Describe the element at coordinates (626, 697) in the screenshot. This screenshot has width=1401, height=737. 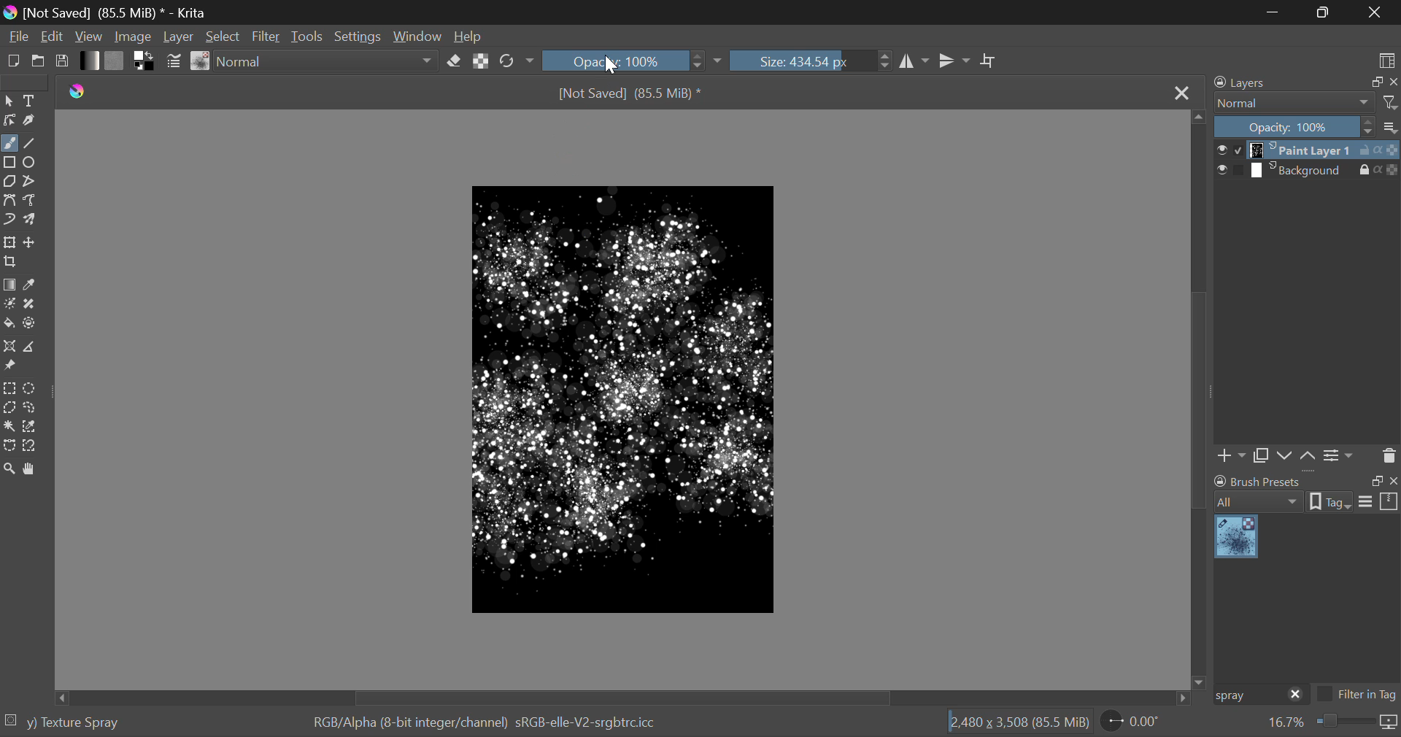
I see `Scroll Bar` at that location.